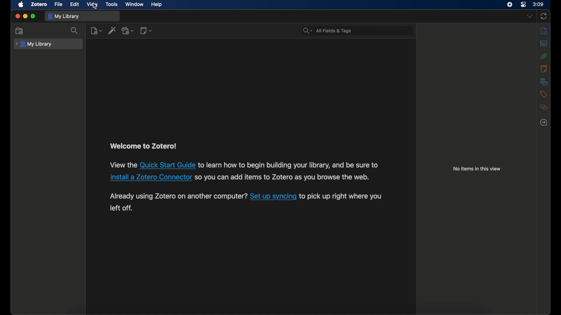 Image resolution: width=561 pixels, height=315 pixels. Describe the element at coordinates (544, 43) in the screenshot. I see `abstract` at that location.